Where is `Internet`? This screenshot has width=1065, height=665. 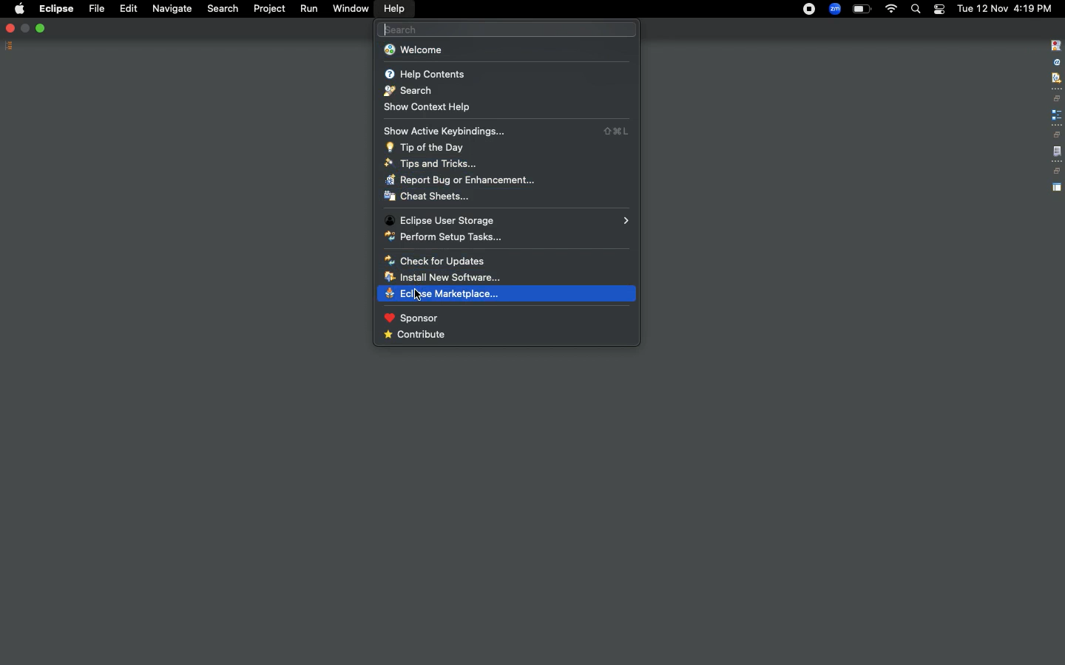 Internet is located at coordinates (891, 10).